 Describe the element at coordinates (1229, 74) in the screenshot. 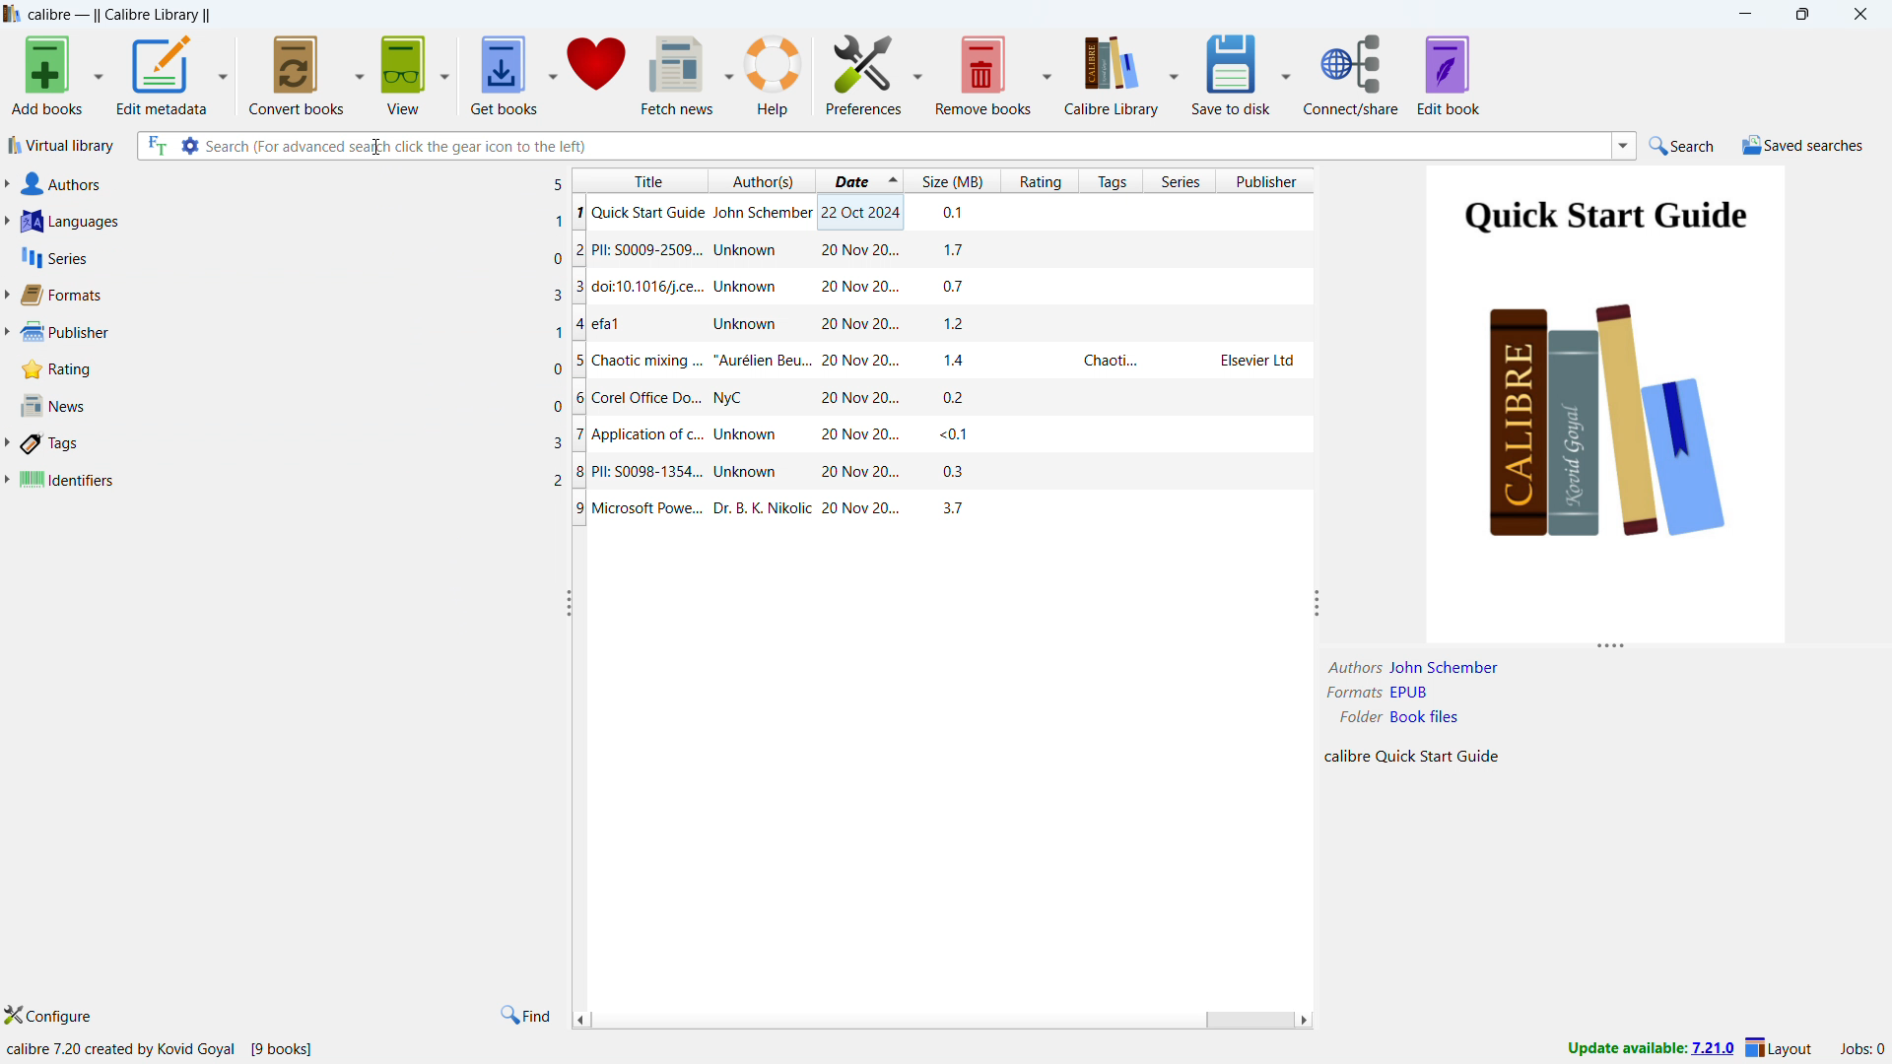

I see `save to disk` at that location.